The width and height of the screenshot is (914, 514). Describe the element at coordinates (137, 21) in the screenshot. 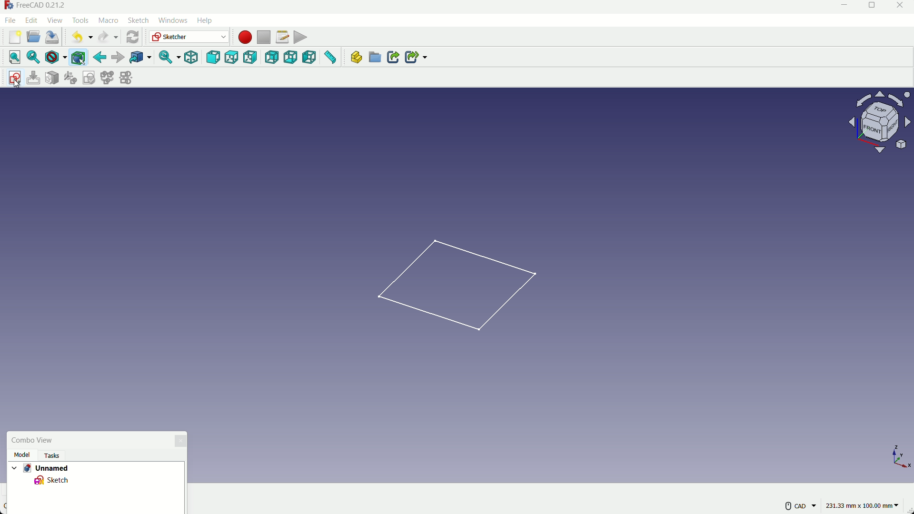

I see `sketch menu` at that location.